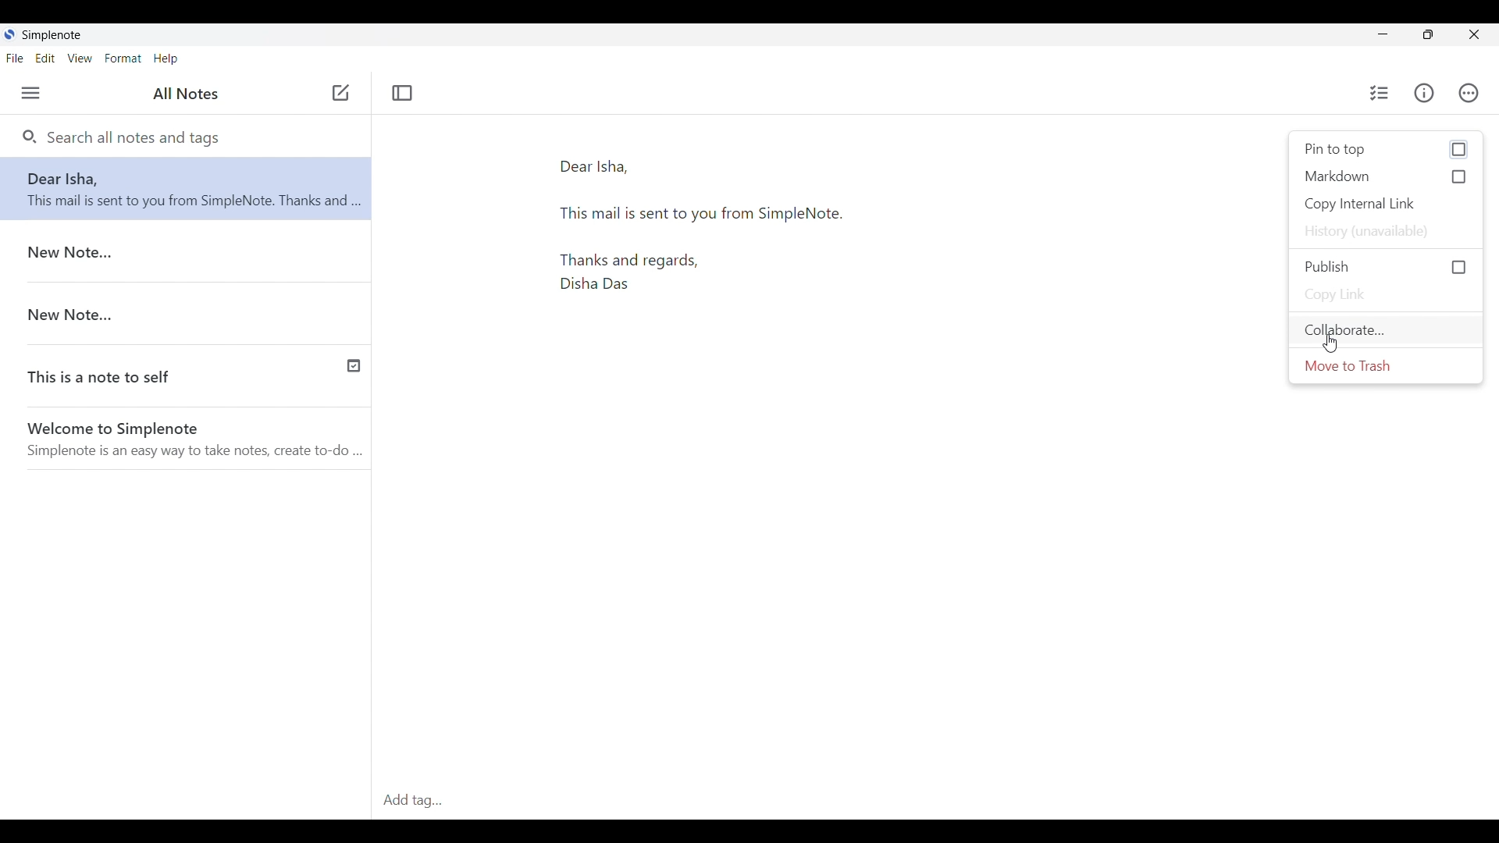  I want to click on Search all notes and tags, so click(132, 137).